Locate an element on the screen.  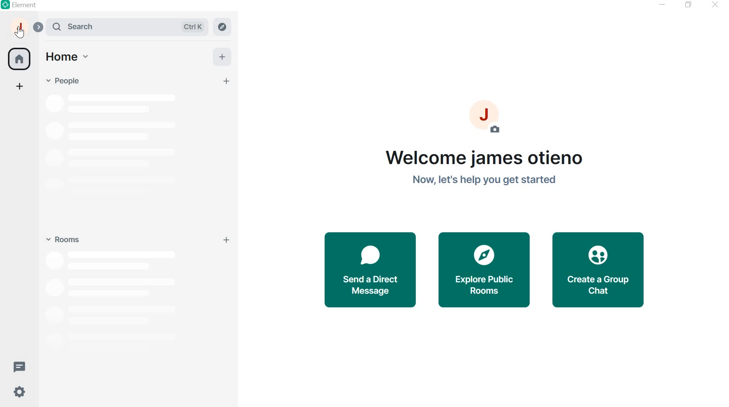
cursor is located at coordinates (20, 33).